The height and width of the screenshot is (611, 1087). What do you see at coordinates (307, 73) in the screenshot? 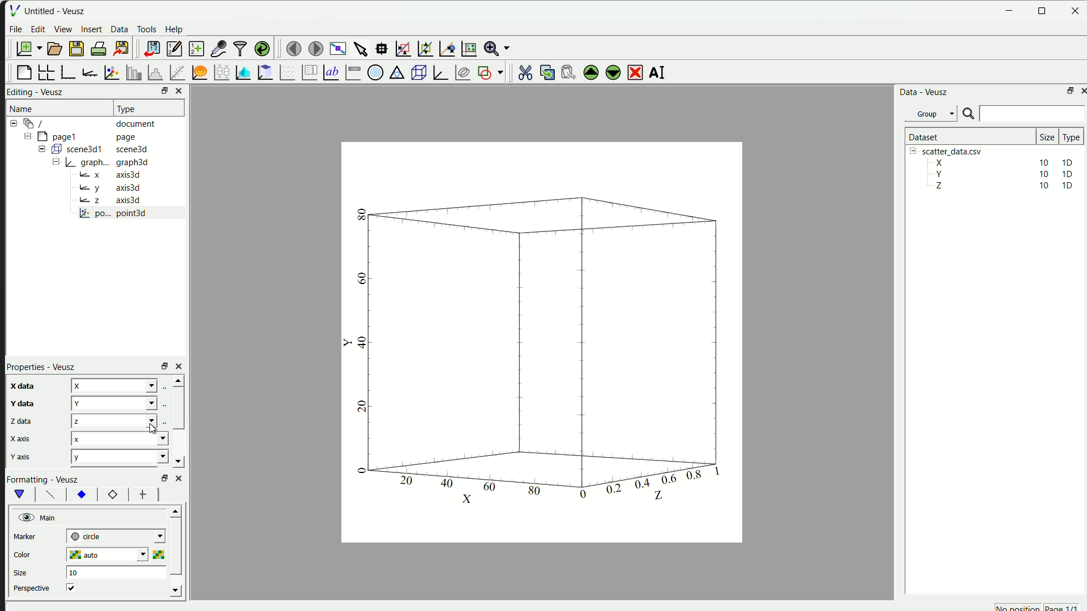
I see `plot key` at bounding box center [307, 73].